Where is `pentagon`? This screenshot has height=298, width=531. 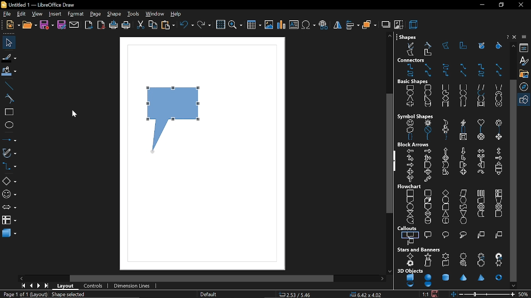
pentagon is located at coordinates (463, 99).